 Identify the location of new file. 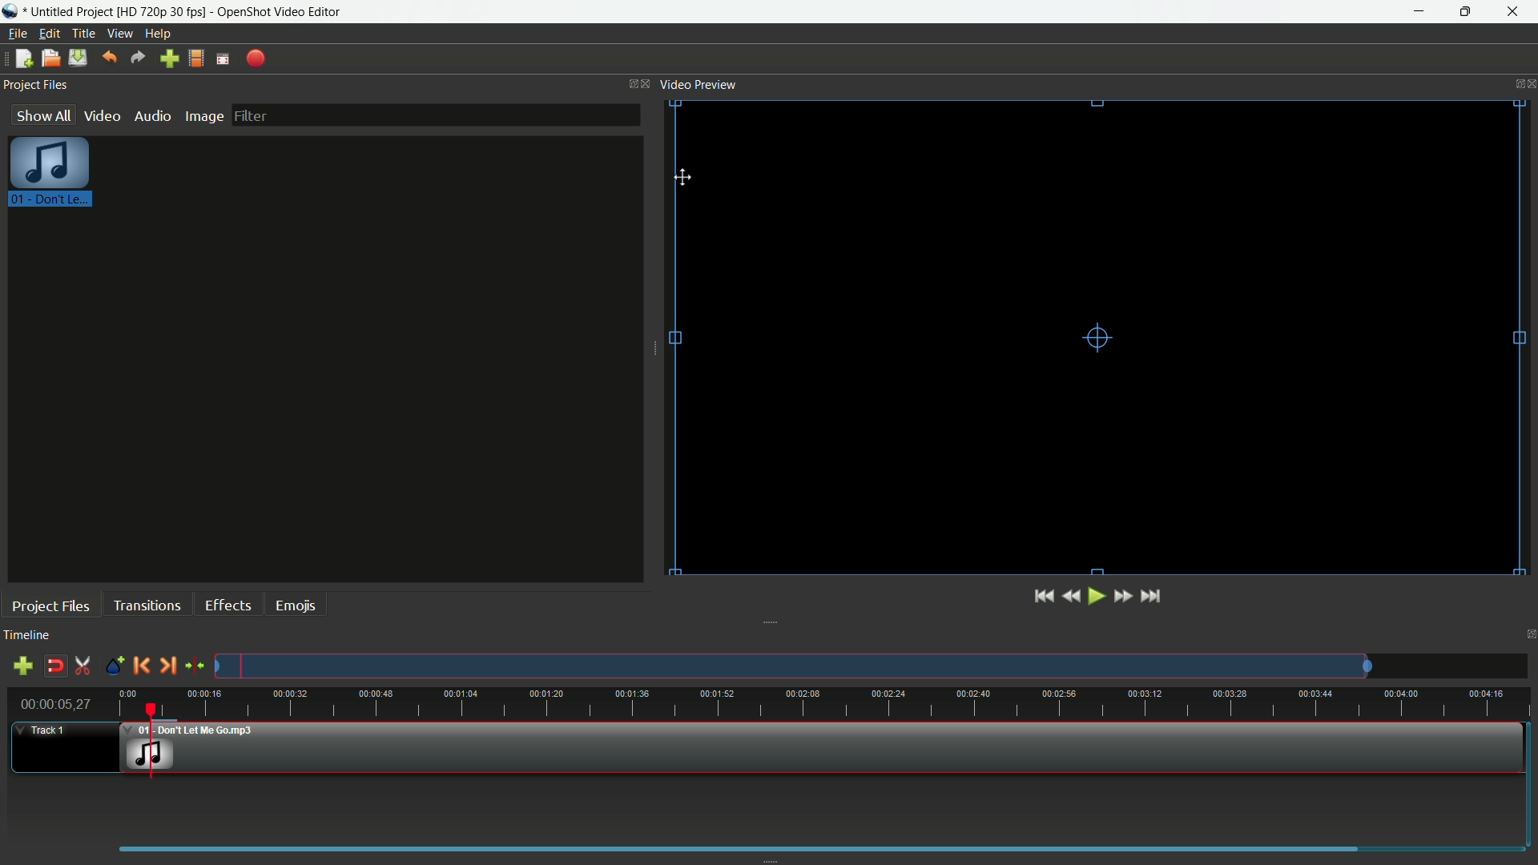
(23, 58).